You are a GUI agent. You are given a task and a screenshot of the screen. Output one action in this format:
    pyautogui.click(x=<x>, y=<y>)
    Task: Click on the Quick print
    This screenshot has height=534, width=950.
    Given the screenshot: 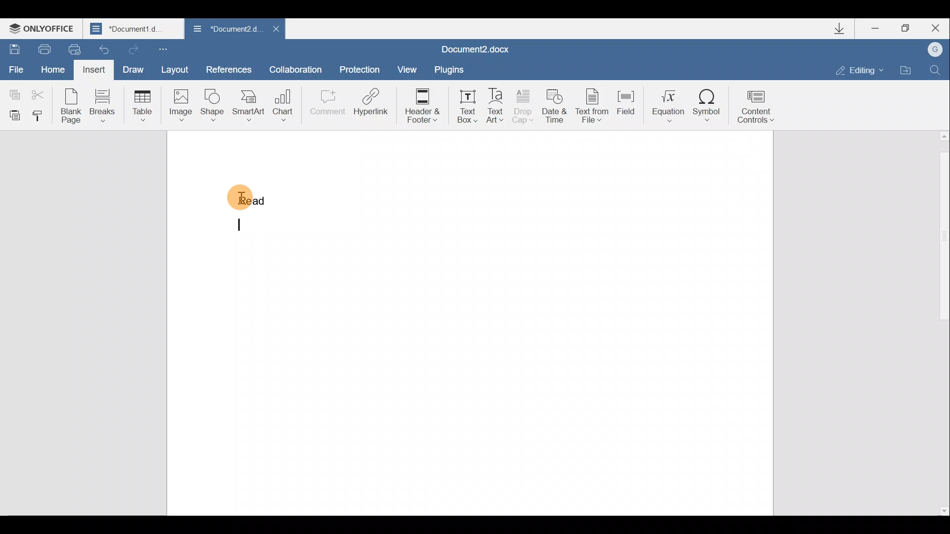 What is the action you would take?
    pyautogui.click(x=71, y=48)
    